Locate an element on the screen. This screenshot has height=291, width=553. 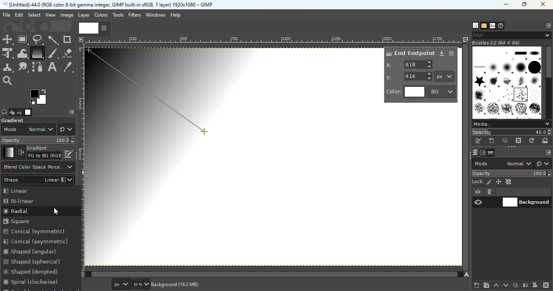
Media is located at coordinates (511, 124).